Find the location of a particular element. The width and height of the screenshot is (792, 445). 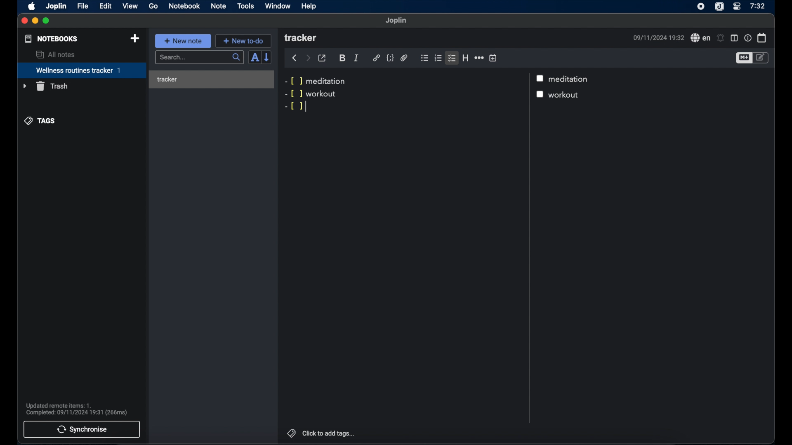

tags is located at coordinates (290, 432).